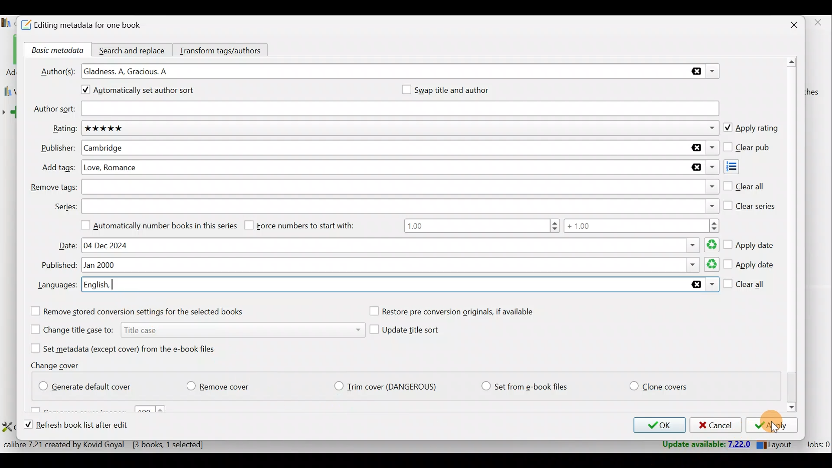  What do you see at coordinates (194, 329) in the screenshot?
I see `Change title case to` at bounding box center [194, 329].